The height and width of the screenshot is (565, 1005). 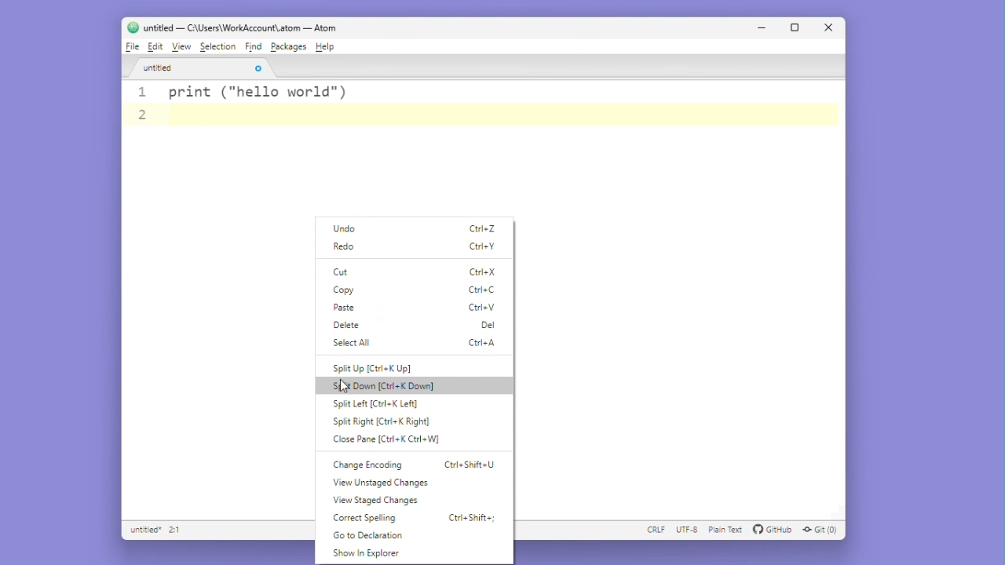 What do you see at coordinates (471, 516) in the screenshot?
I see `ctrl+shift+;` at bounding box center [471, 516].